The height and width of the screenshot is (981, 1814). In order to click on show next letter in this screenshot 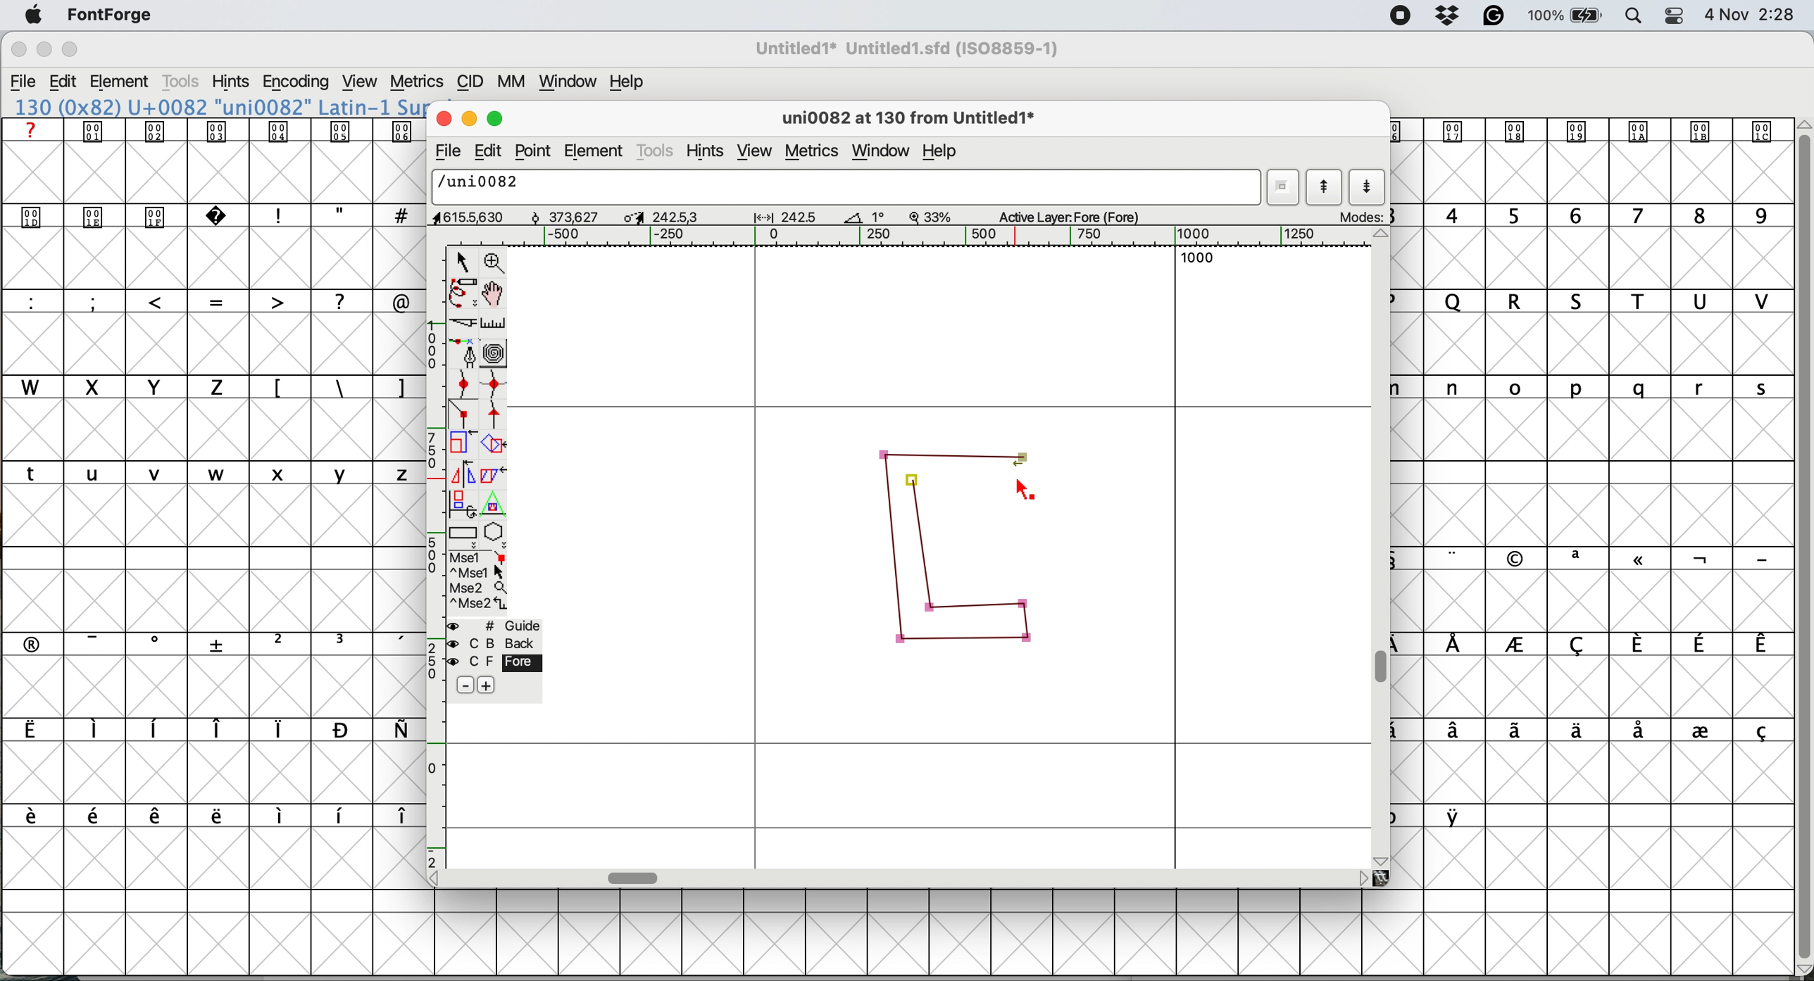, I will do `click(1368, 188)`.